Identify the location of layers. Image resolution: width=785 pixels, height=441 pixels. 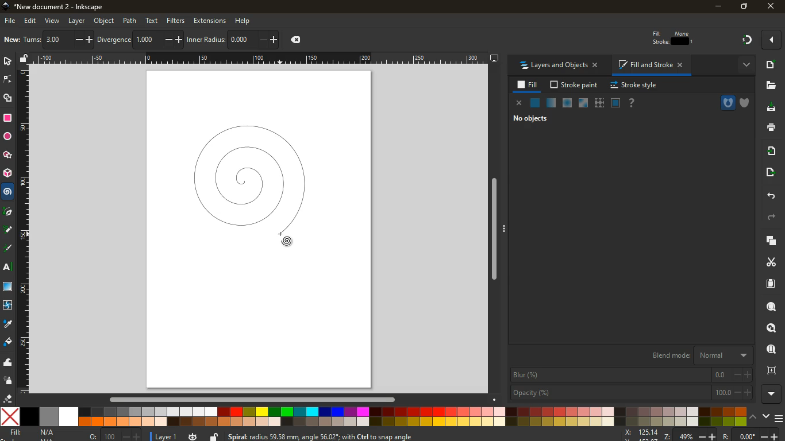
(33, 41).